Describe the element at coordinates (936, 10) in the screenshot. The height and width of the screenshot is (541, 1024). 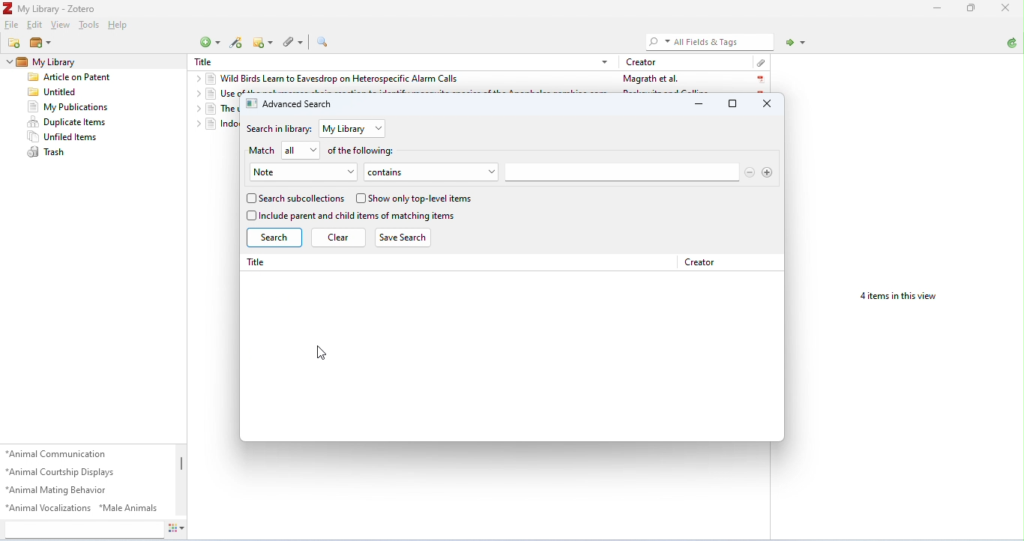
I see `minimize` at that location.